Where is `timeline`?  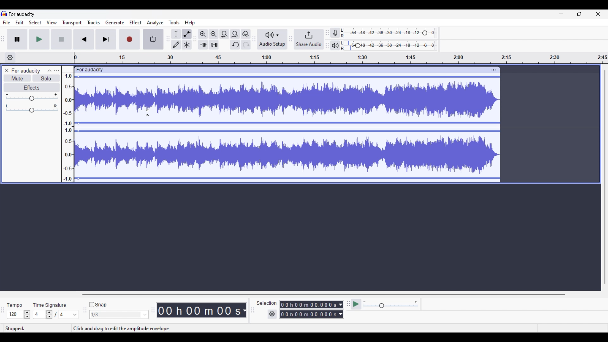
timeline is located at coordinates (341, 58).